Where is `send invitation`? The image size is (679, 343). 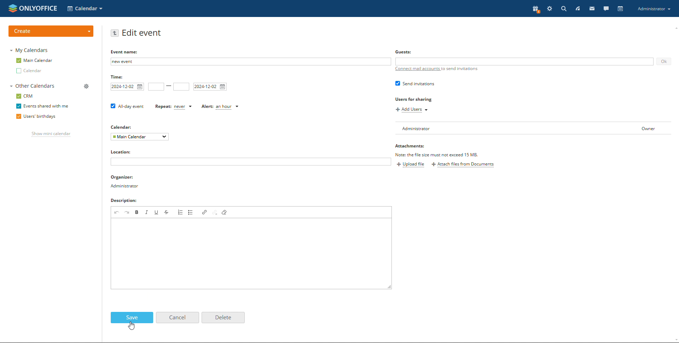 send invitation is located at coordinates (415, 84).